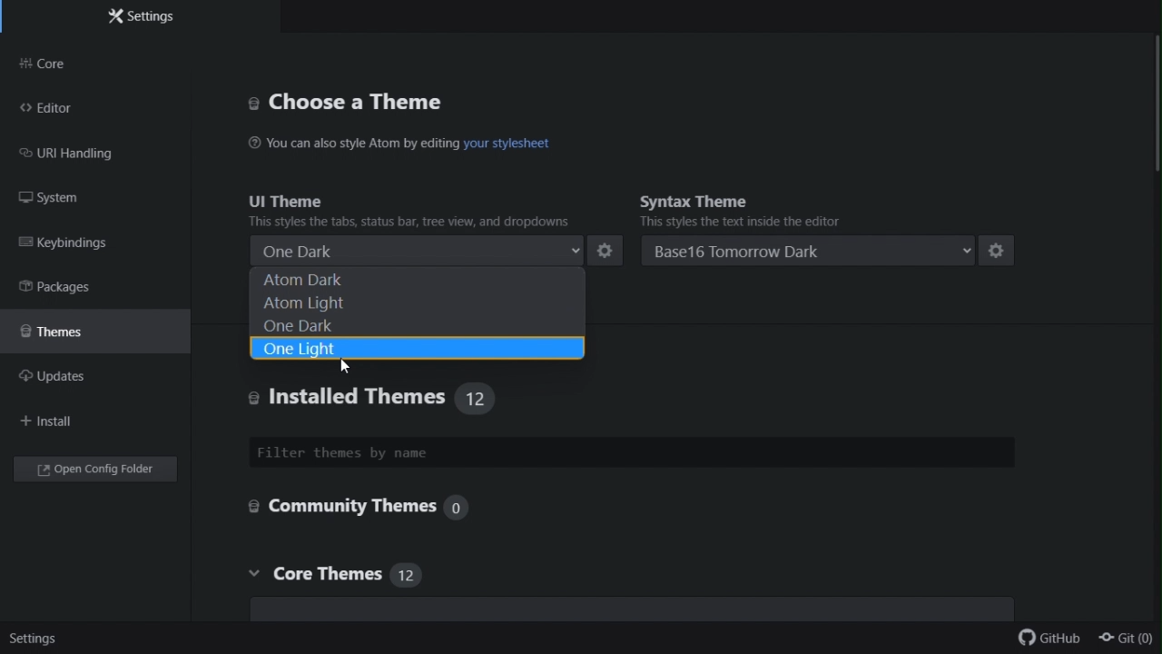 The image size is (1162, 654). Describe the element at coordinates (346, 366) in the screenshot. I see `cursor` at that location.